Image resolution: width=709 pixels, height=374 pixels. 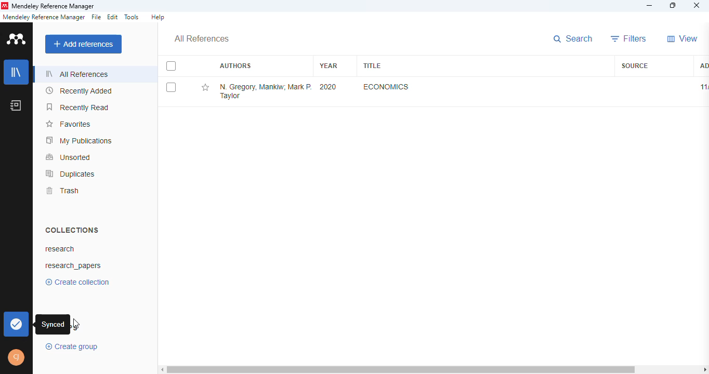 I want to click on close, so click(x=697, y=6).